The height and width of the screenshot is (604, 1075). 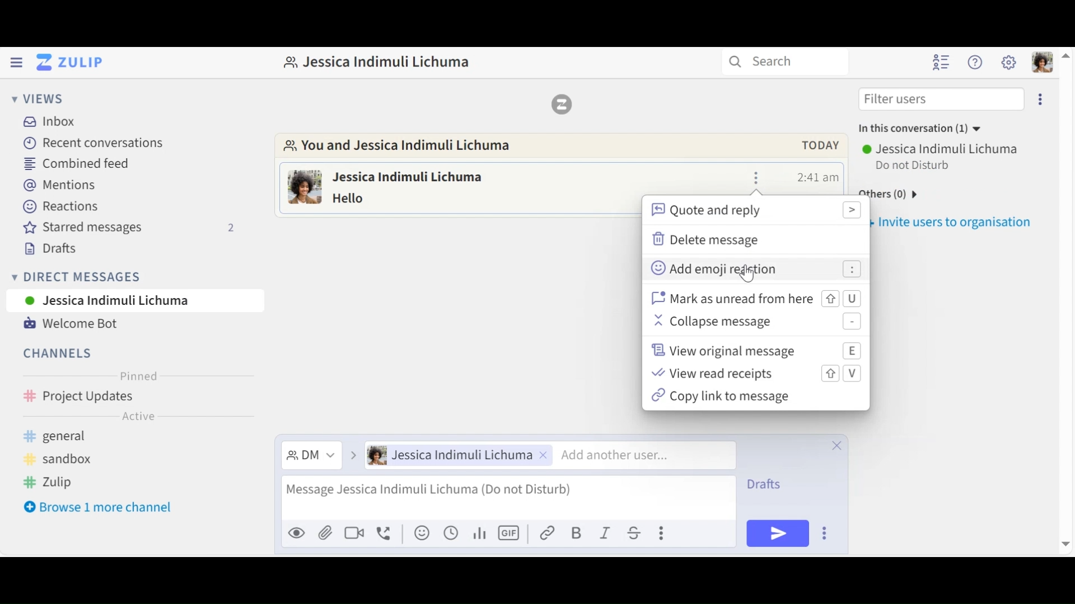 I want to click on Browse more channel, so click(x=98, y=507).